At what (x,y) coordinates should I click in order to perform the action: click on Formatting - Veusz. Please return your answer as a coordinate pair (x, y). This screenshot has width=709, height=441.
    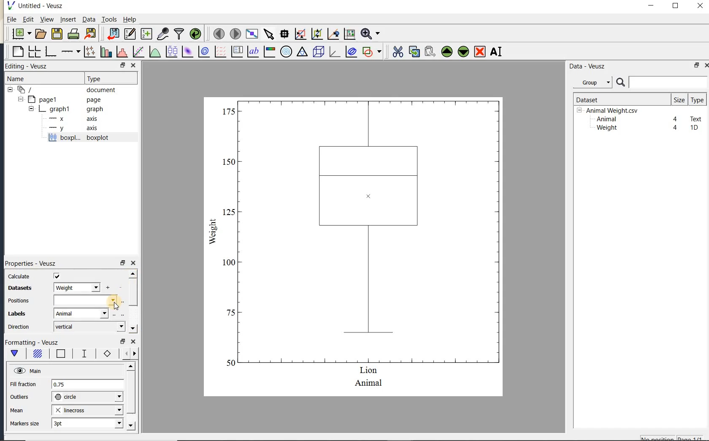
    Looking at the image, I should click on (34, 343).